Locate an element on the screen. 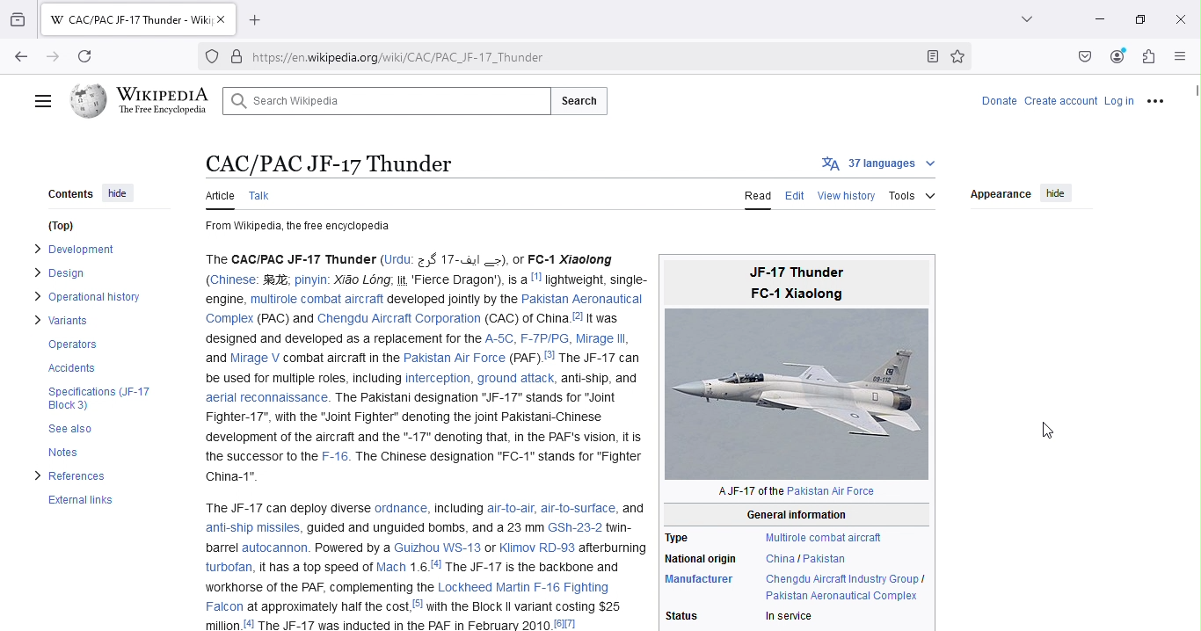 The height and width of the screenshot is (631, 1201). Accidents is located at coordinates (69, 367).